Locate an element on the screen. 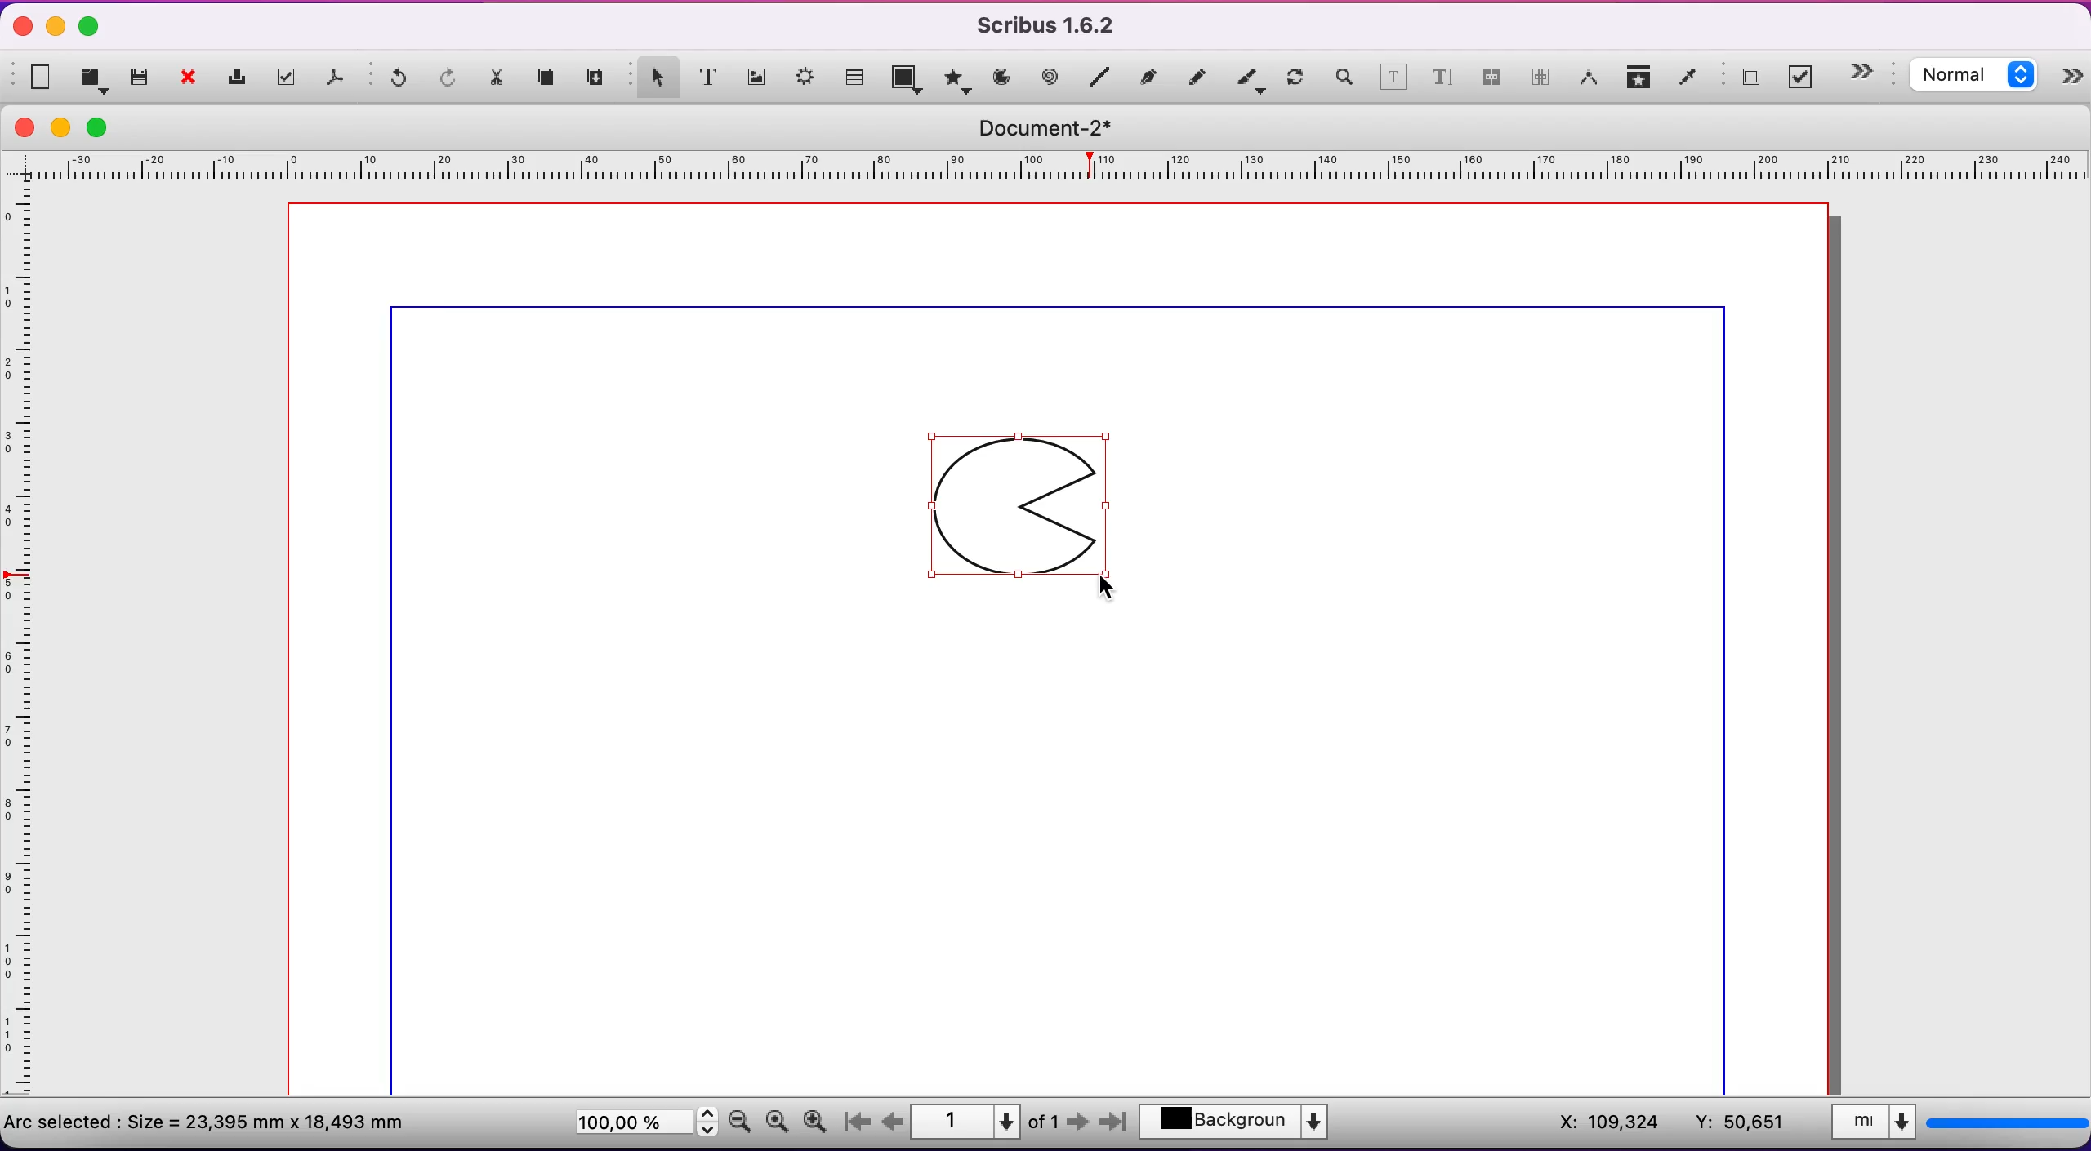 The height and width of the screenshot is (1151, 2091). open is located at coordinates (96, 78).